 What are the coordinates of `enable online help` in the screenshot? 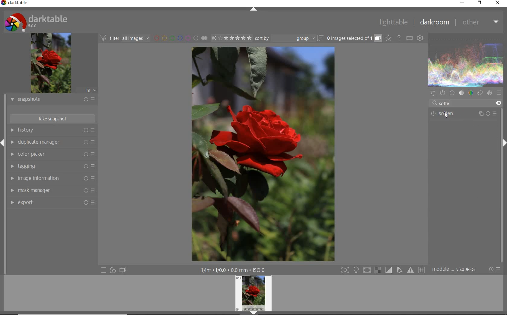 It's located at (399, 38).